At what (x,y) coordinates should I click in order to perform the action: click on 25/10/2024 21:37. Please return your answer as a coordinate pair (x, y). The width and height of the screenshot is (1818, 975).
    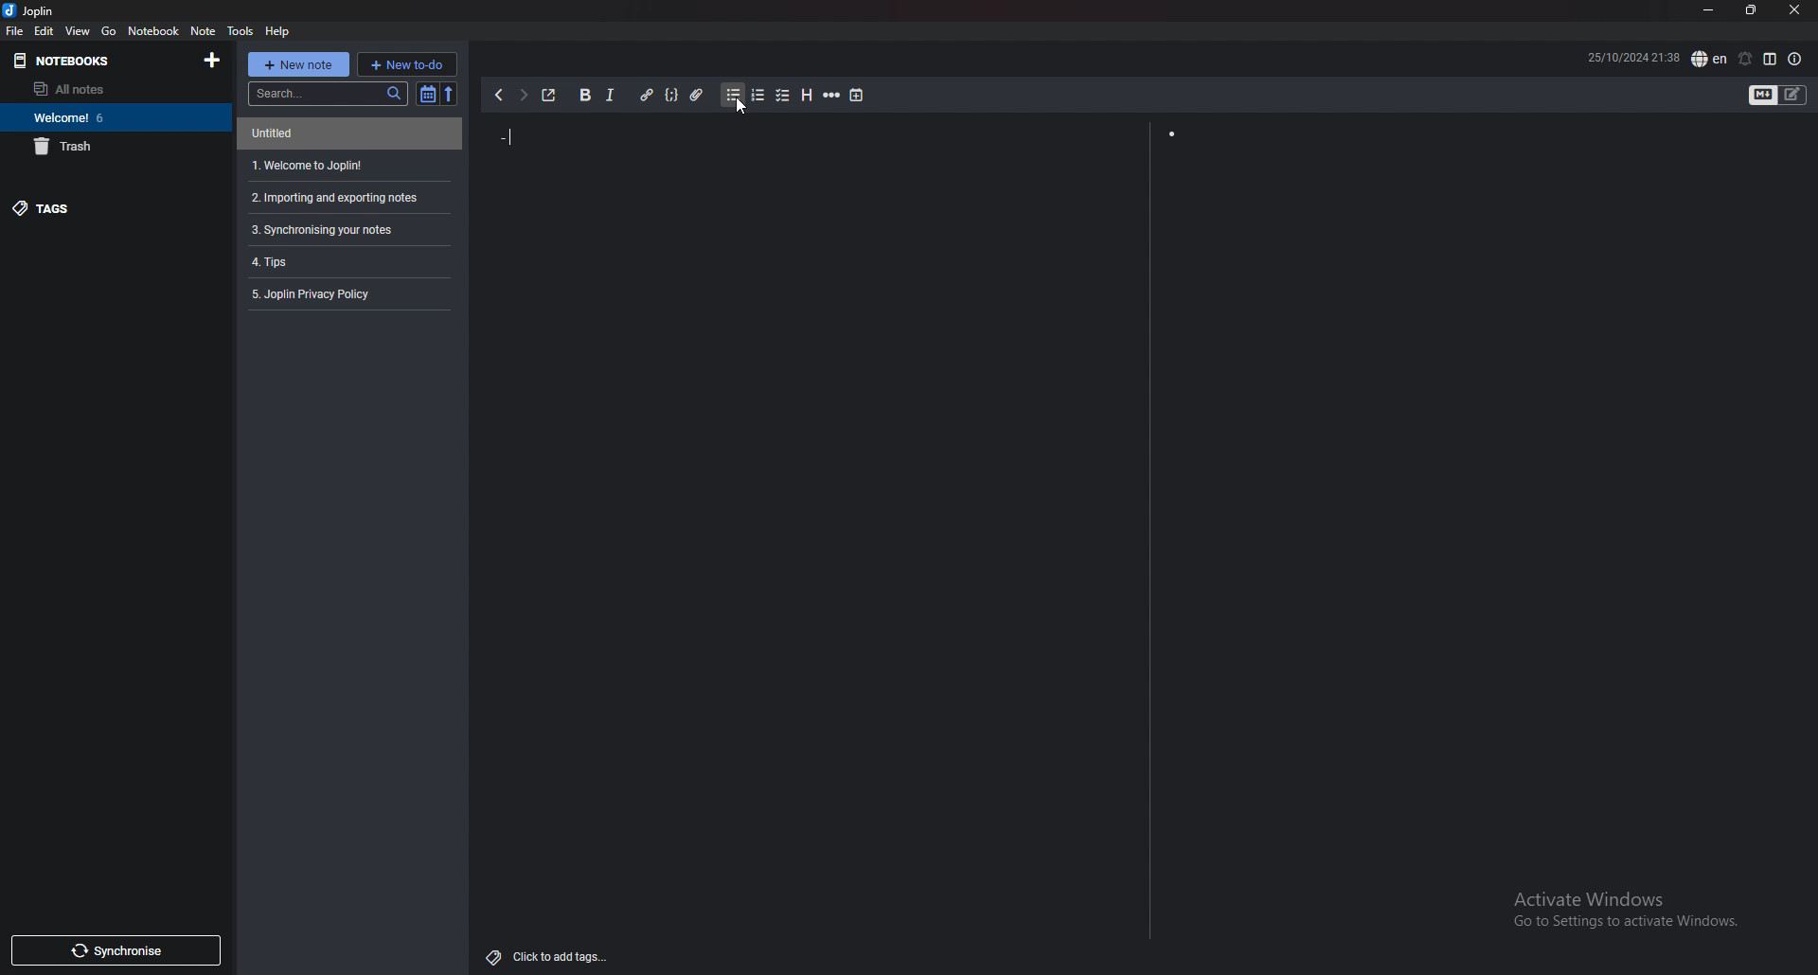
    Looking at the image, I should click on (1600, 57).